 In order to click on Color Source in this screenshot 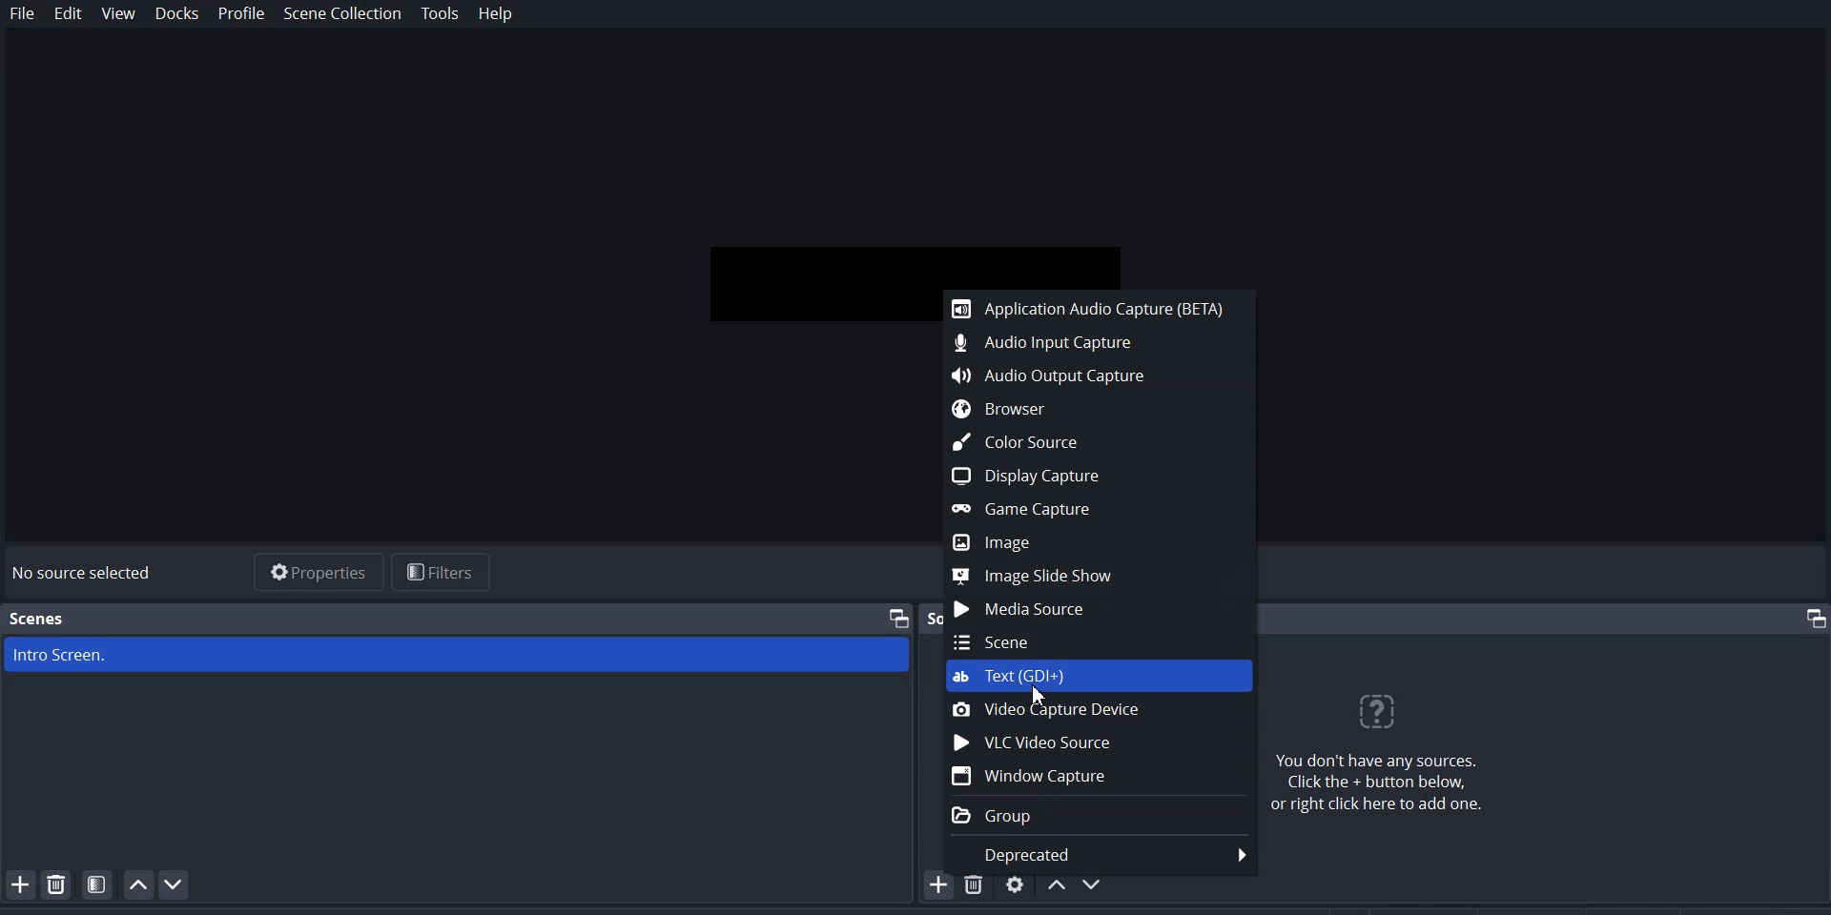, I will do `click(1090, 441)`.